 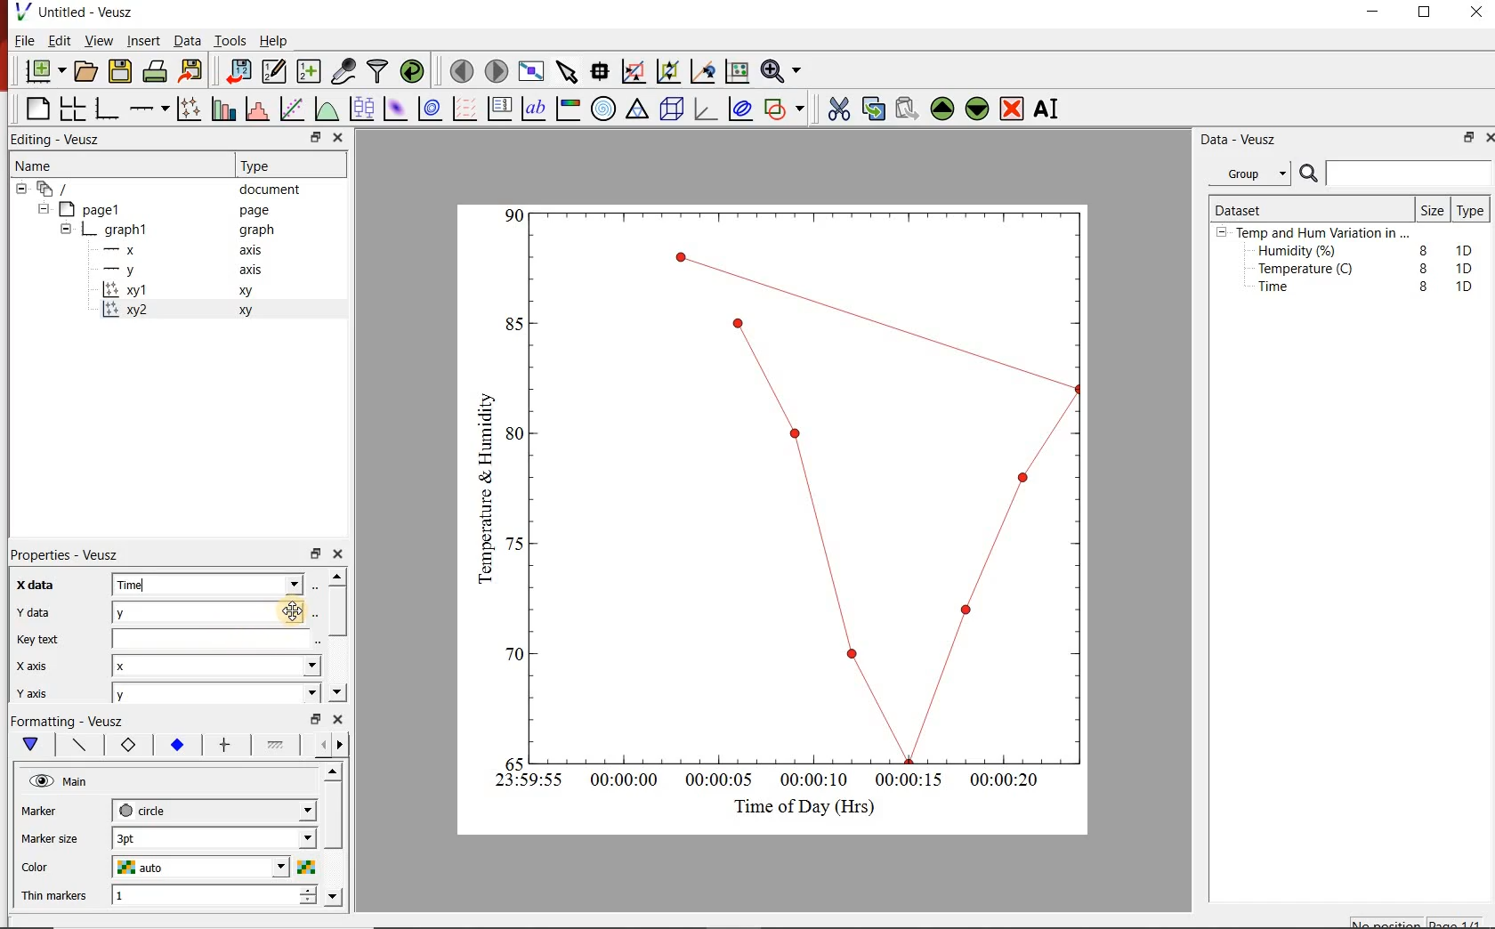 What do you see at coordinates (189, 107) in the screenshot?
I see `Plot points with lines and error bars` at bounding box center [189, 107].